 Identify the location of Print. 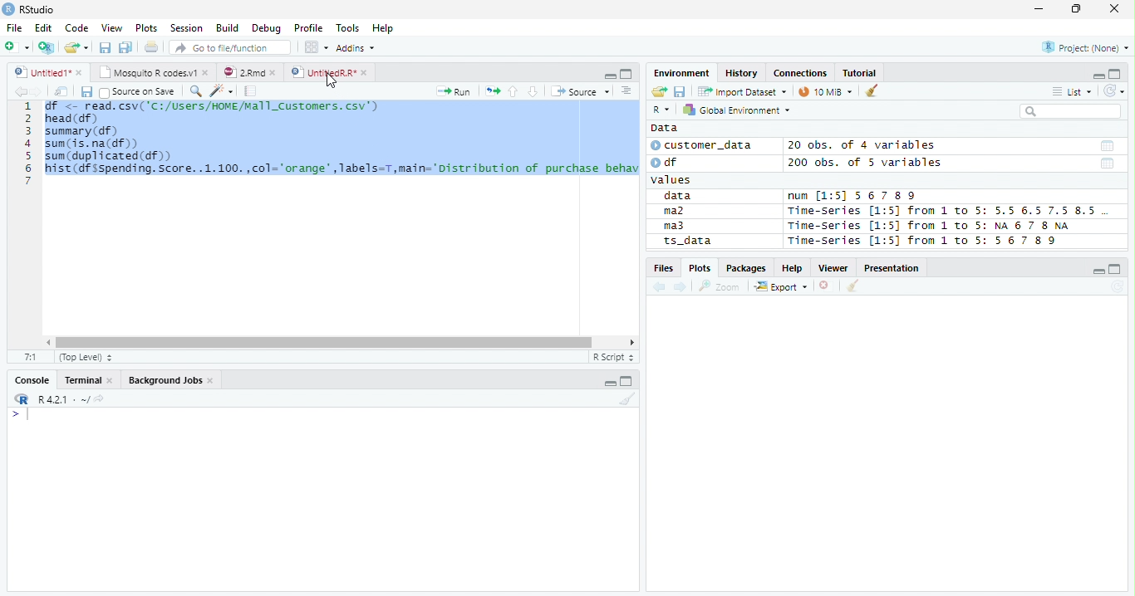
(150, 47).